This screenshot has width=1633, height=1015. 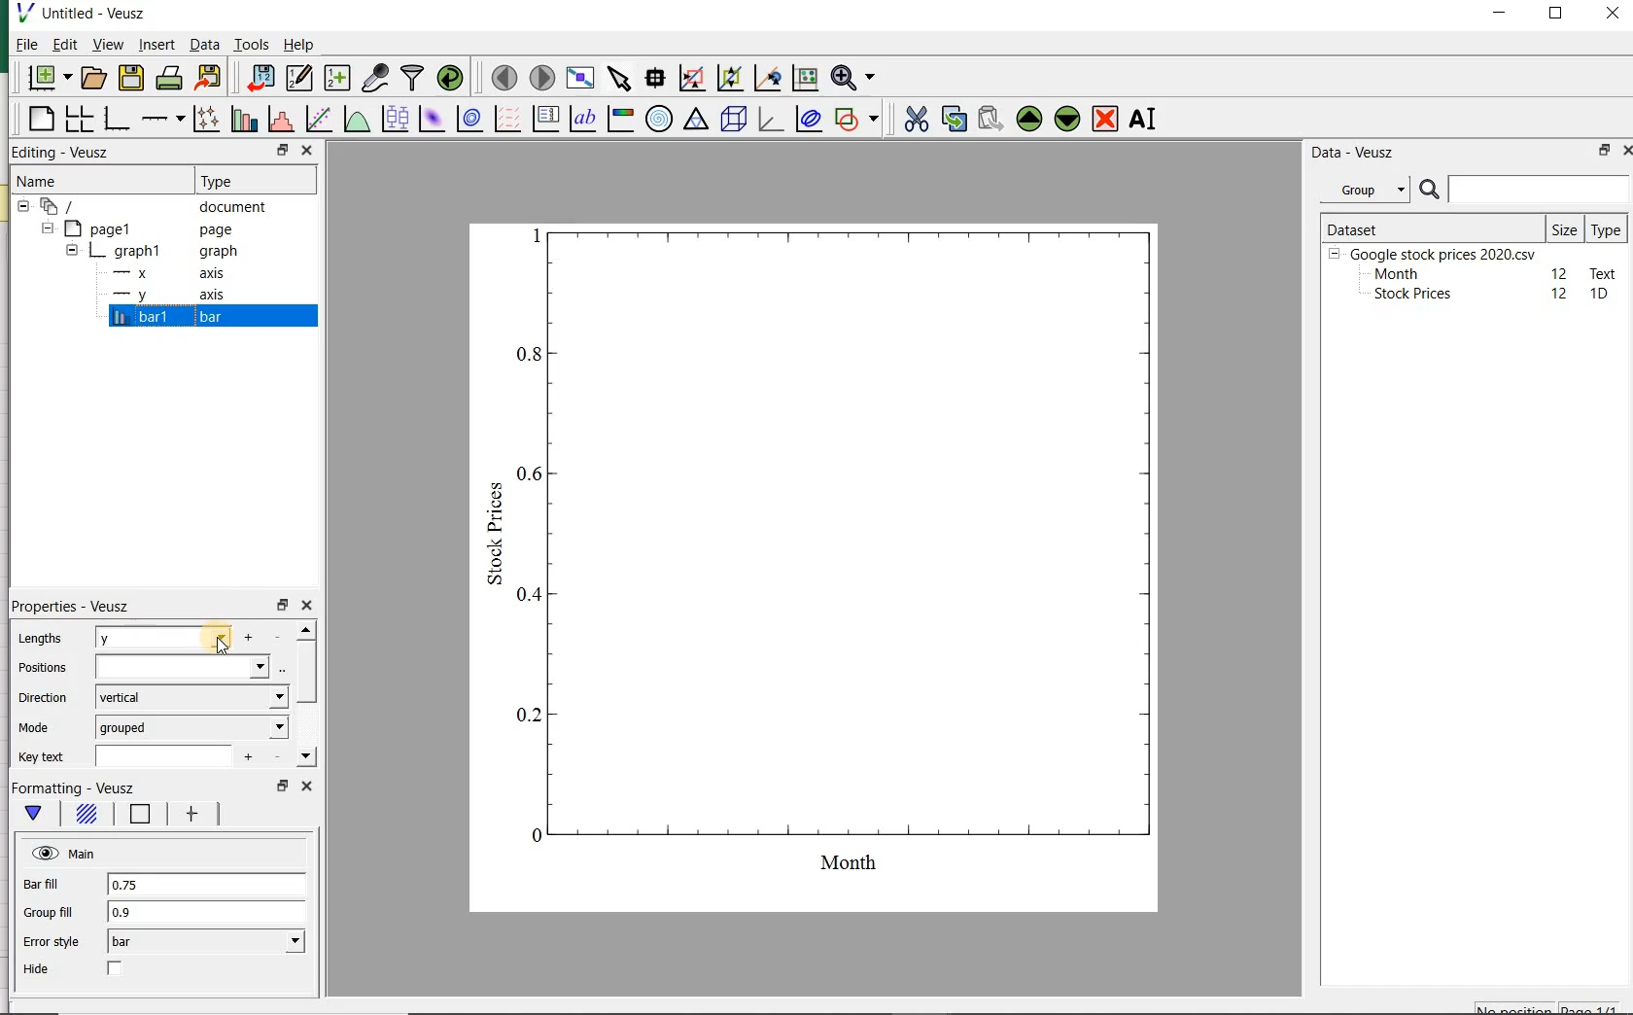 What do you see at coordinates (42, 886) in the screenshot?
I see `Bar fill` at bounding box center [42, 886].